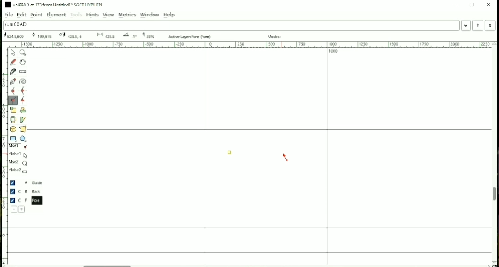 The width and height of the screenshot is (499, 267). What do you see at coordinates (230, 152) in the screenshot?
I see `Point` at bounding box center [230, 152].